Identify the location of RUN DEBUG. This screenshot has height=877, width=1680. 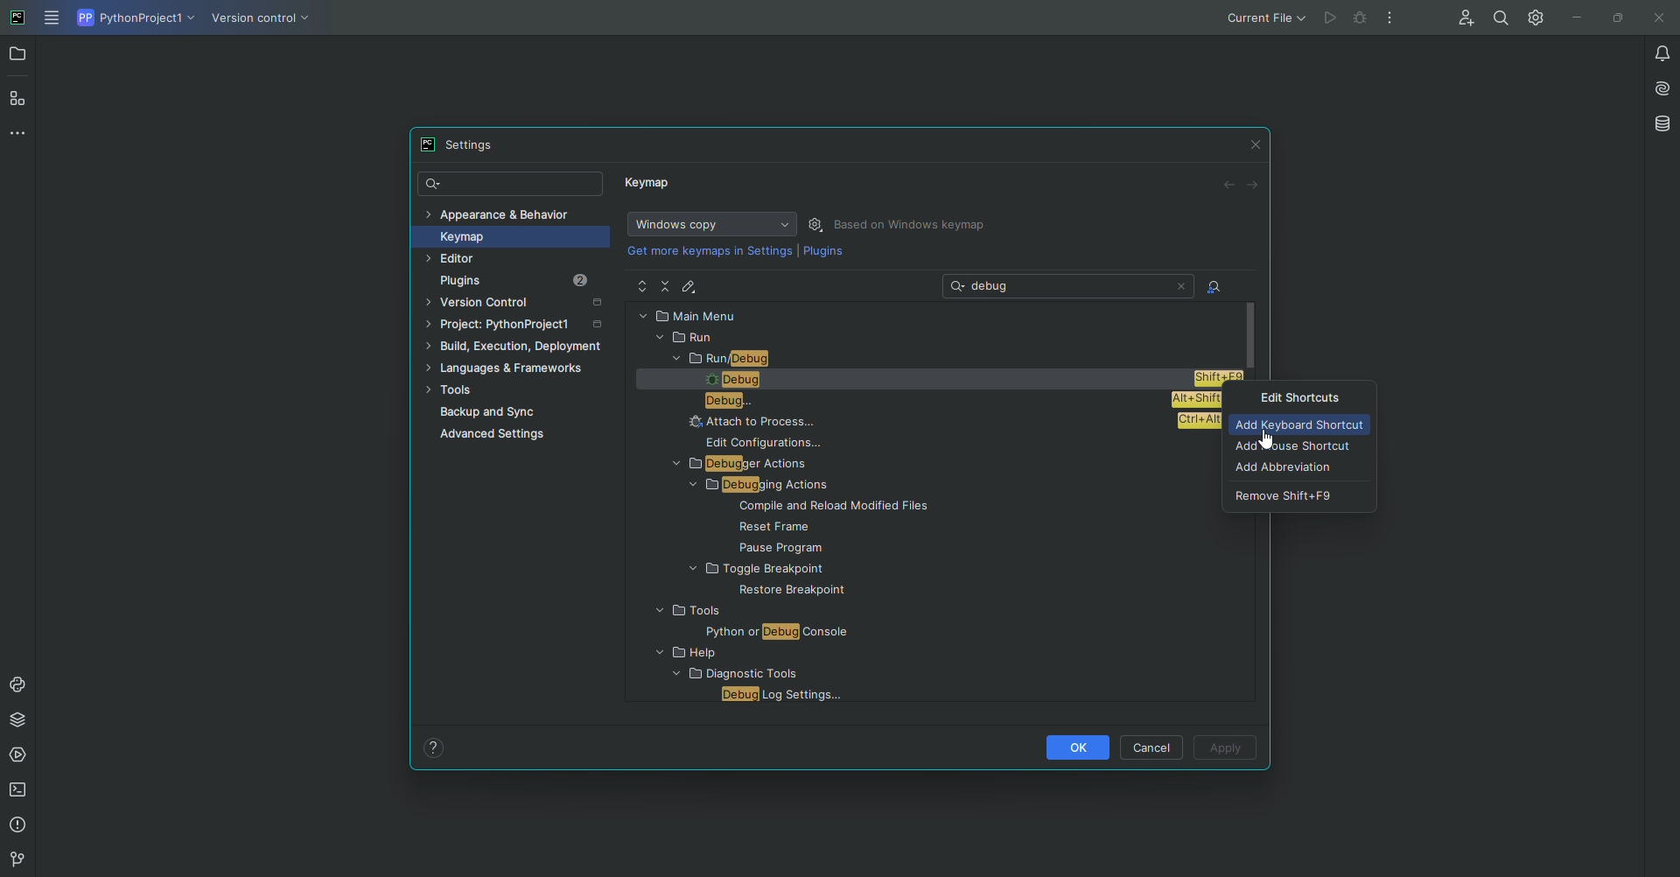
(948, 359).